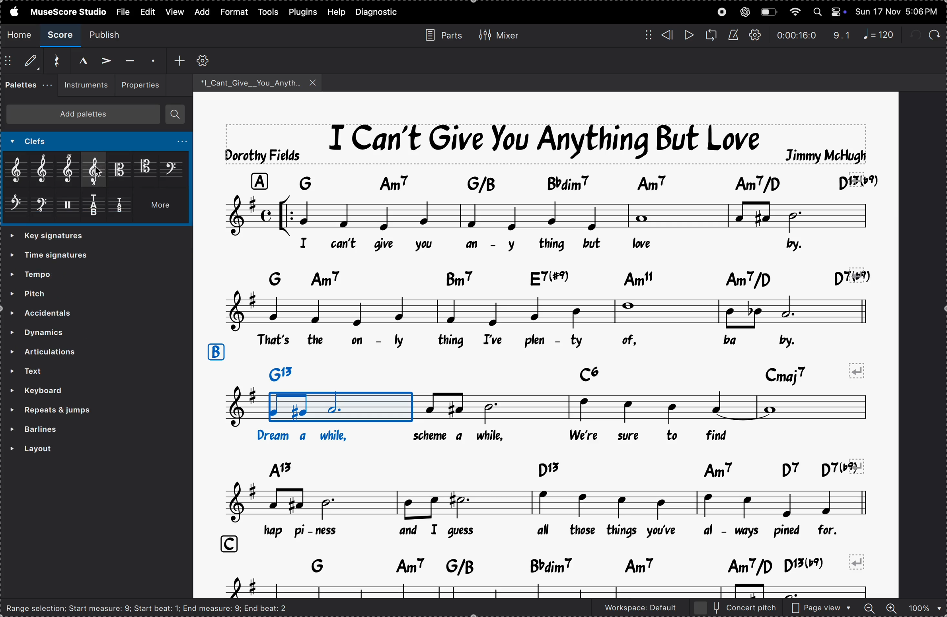 The image size is (947, 617). What do you see at coordinates (902, 609) in the screenshot?
I see `zoom in and out` at bounding box center [902, 609].